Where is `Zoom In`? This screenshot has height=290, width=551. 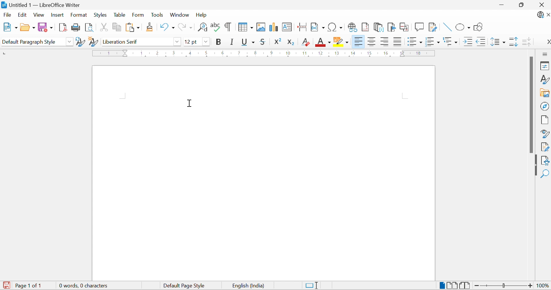 Zoom In is located at coordinates (530, 286).